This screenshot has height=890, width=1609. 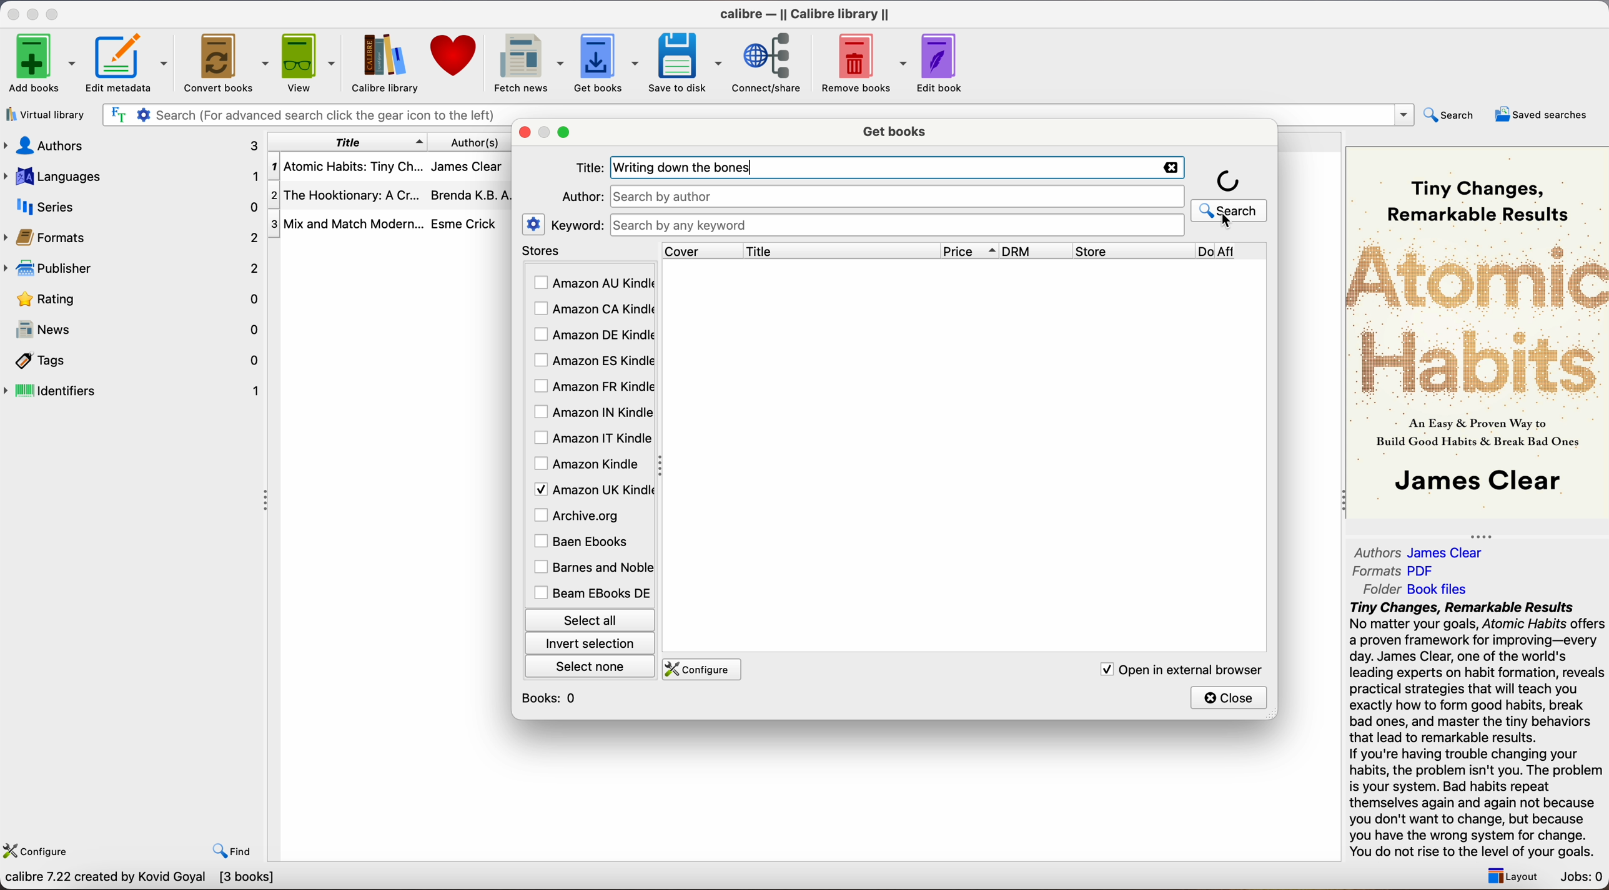 What do you see at coordinates (1542, 114) in the screenshot?
I see `saved searches` at bounding box center [1542, 114].